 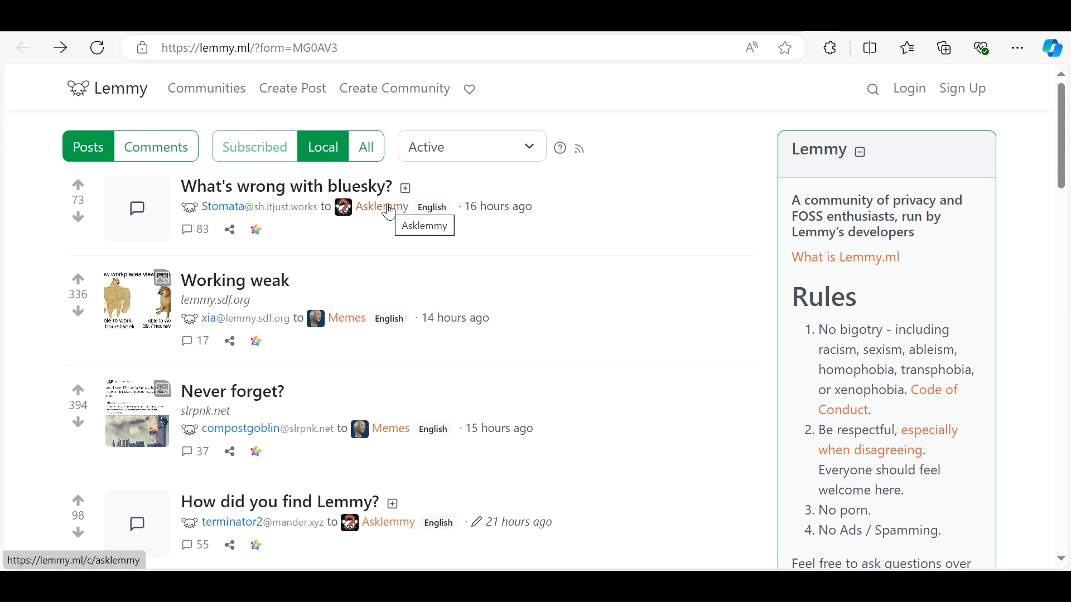 I want to click on Browser essentials, so click(x=982, y=48).